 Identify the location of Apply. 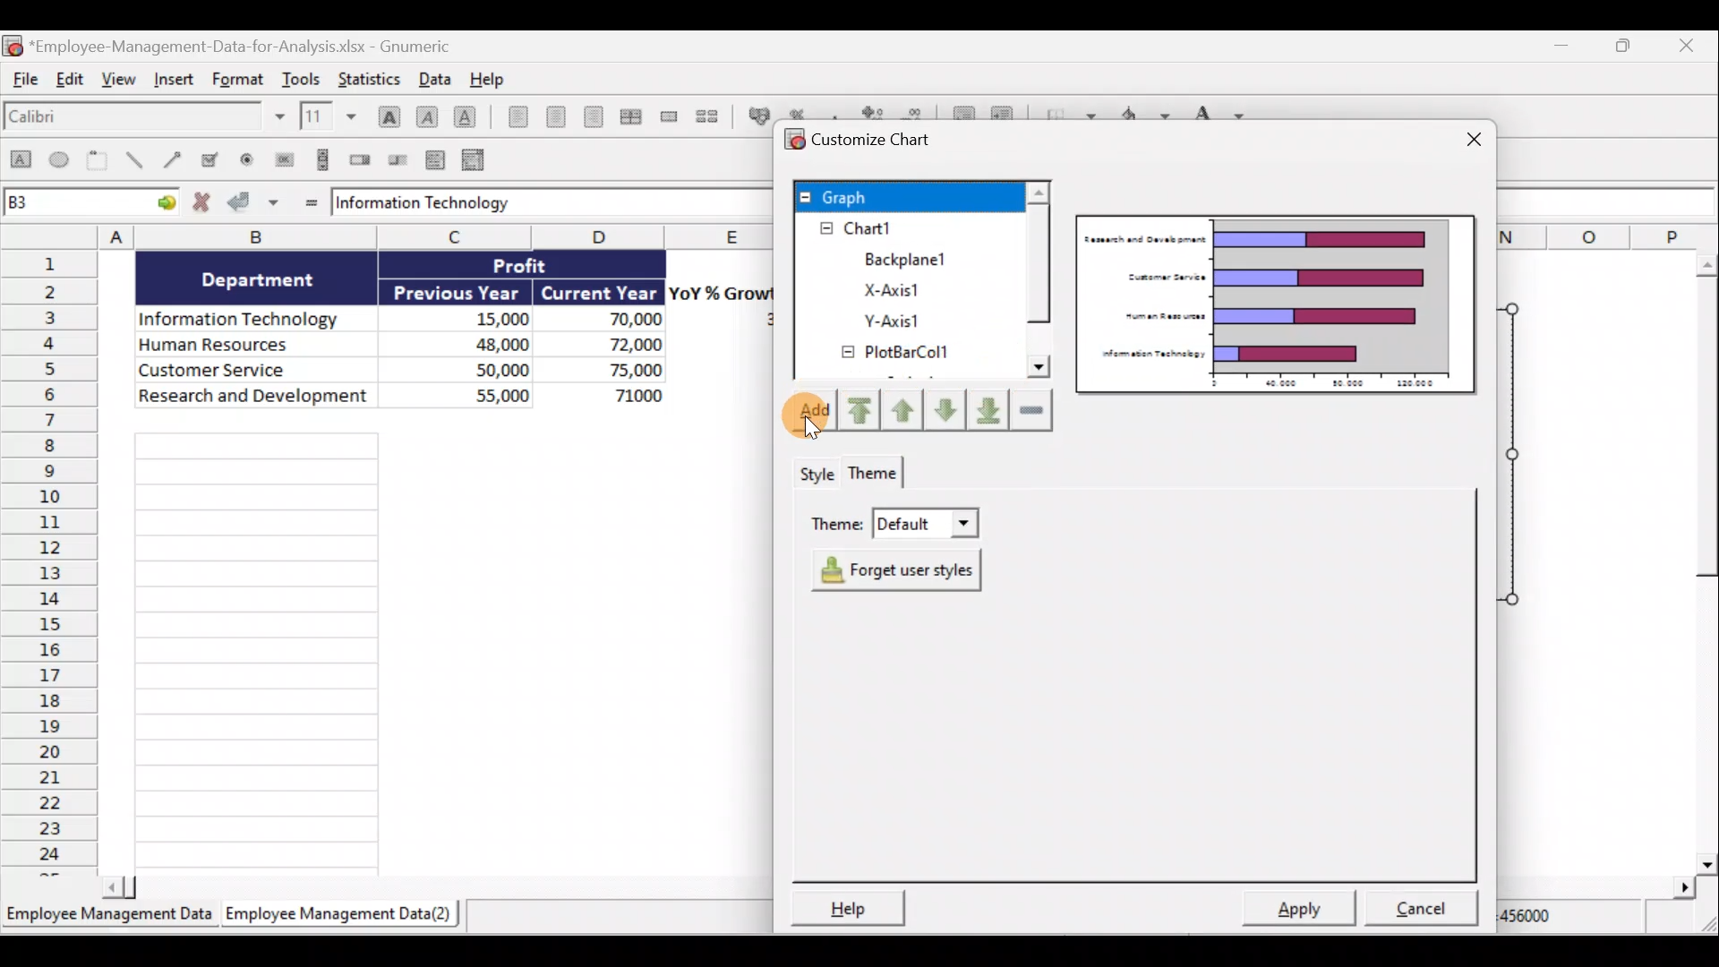
(1305, 908).